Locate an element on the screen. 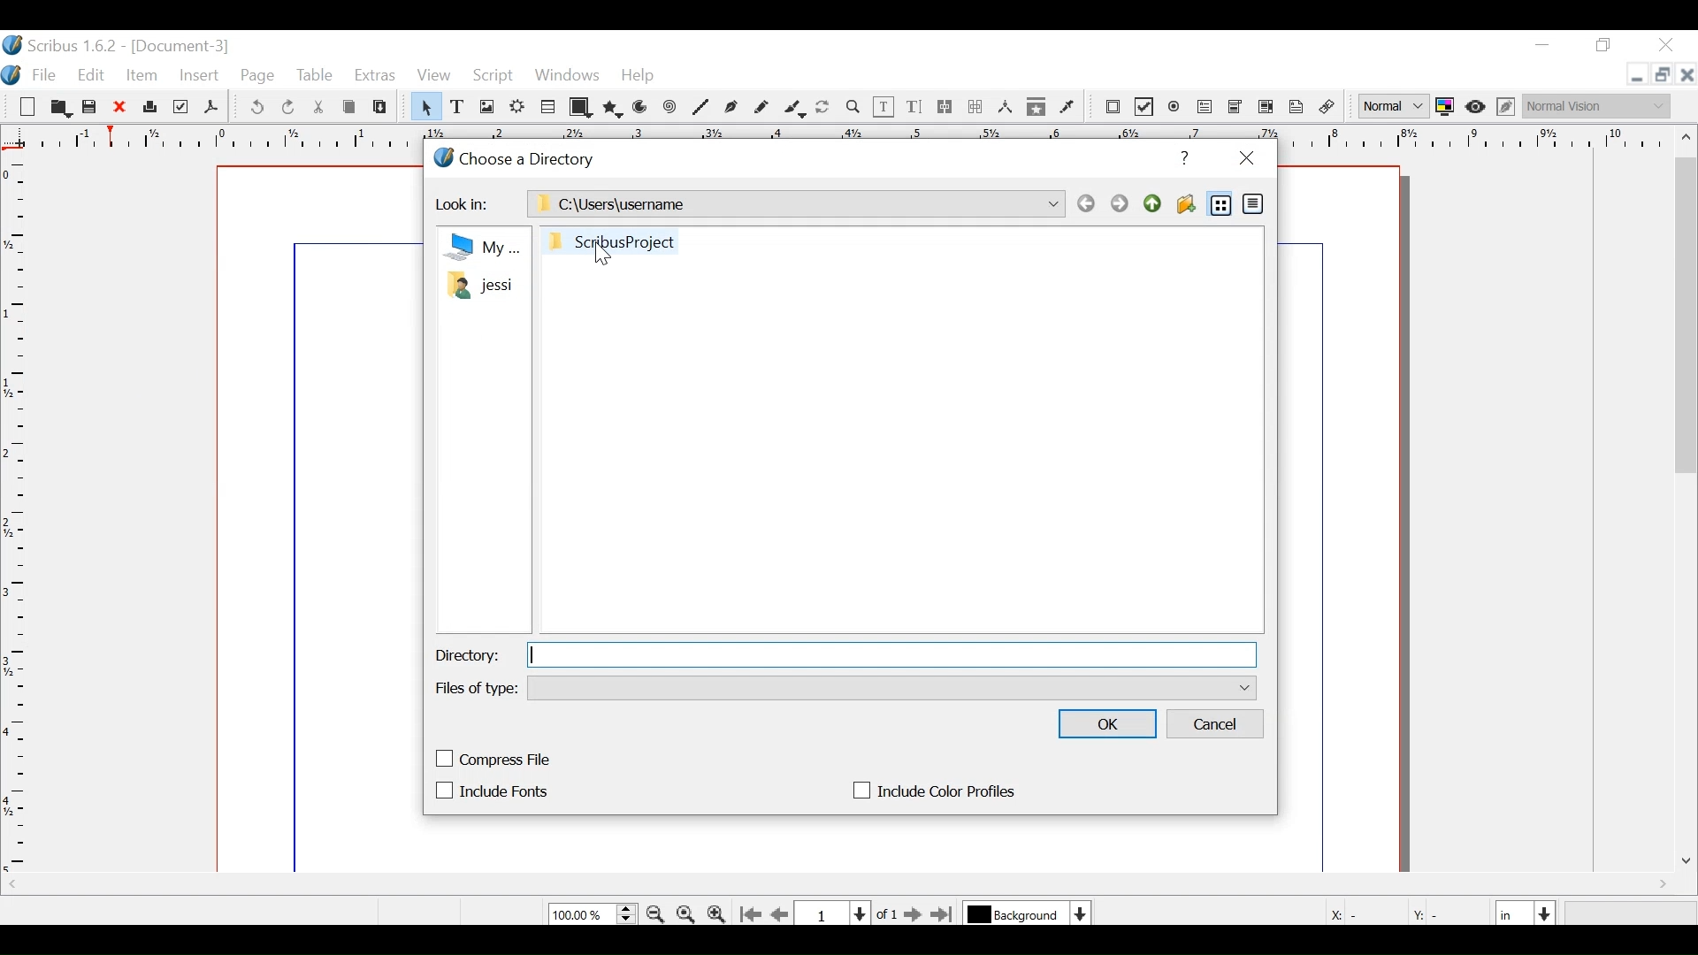 Image resolution: width=1698 pixels, height=955 pixels. Create Folder is located at coordinates (1186, 202).